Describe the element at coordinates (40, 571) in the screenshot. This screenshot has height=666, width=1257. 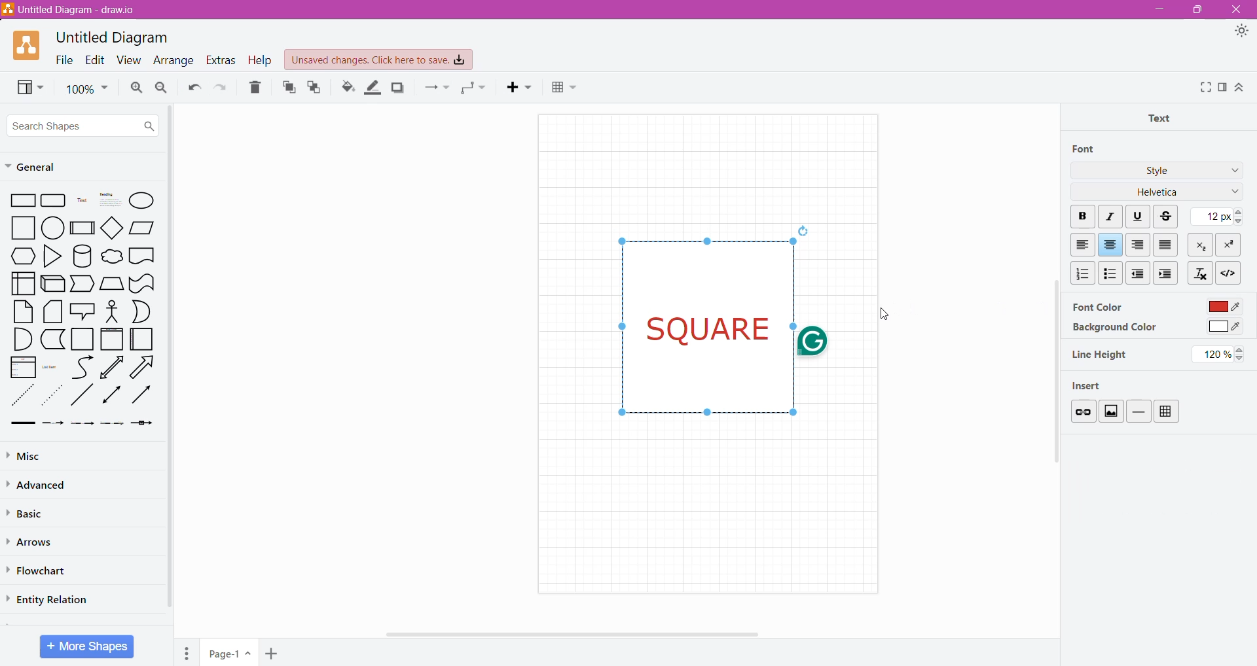
I see `Flowchart` at that location.